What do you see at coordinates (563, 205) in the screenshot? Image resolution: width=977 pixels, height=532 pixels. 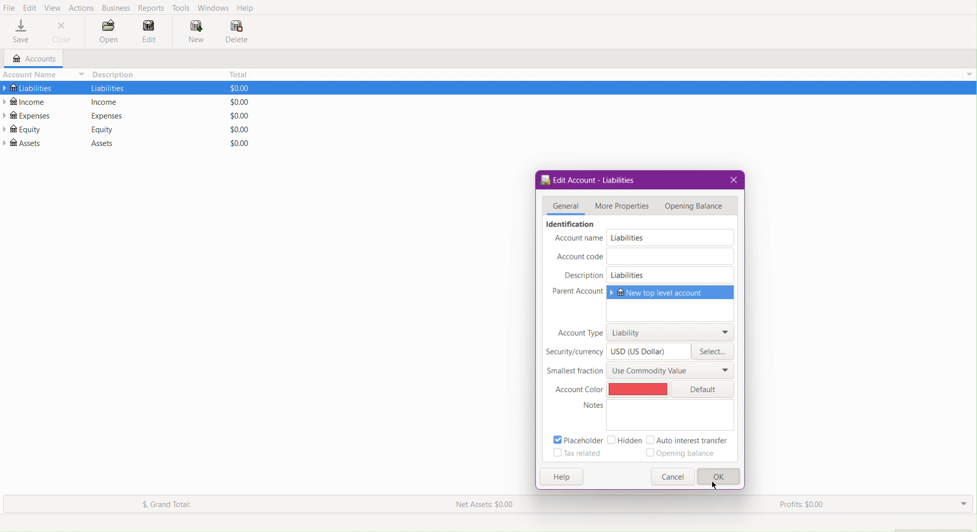 I see `General` at bounding box center [563, 205].